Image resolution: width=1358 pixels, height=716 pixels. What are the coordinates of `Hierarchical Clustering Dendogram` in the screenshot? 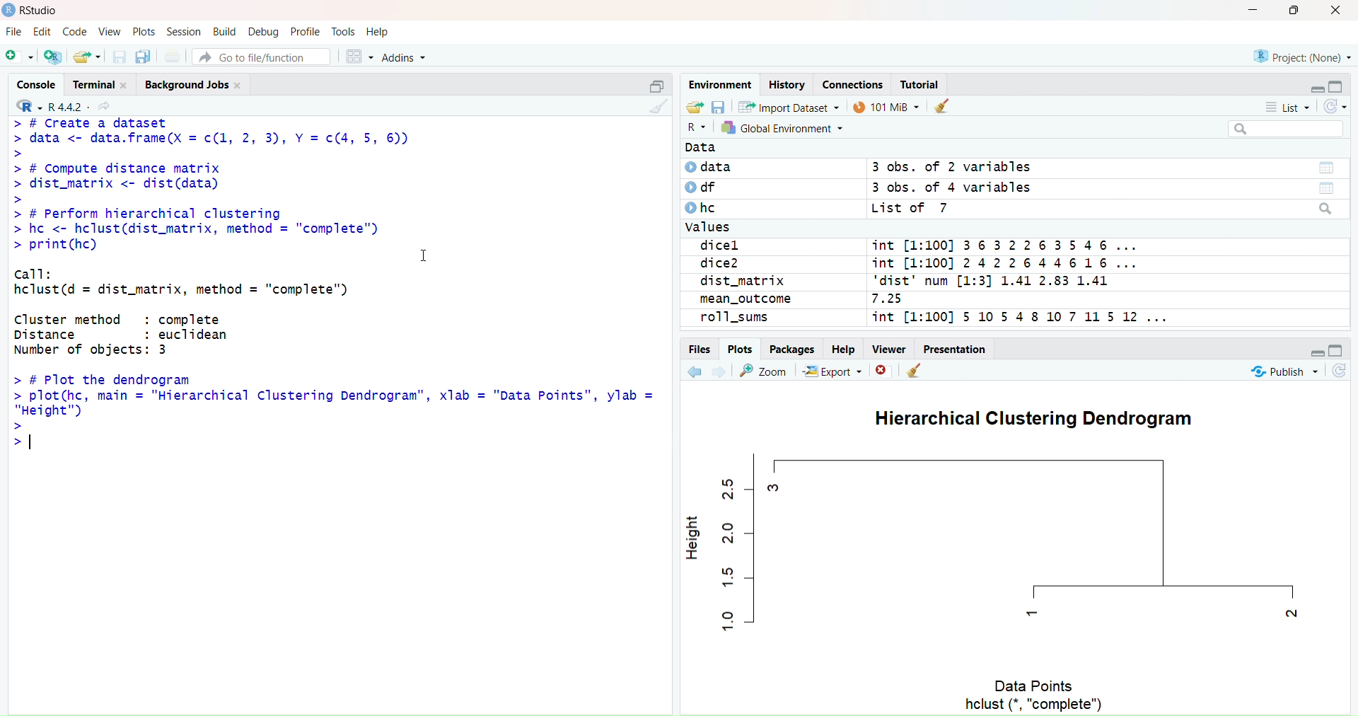 It's located at (1034, 417).